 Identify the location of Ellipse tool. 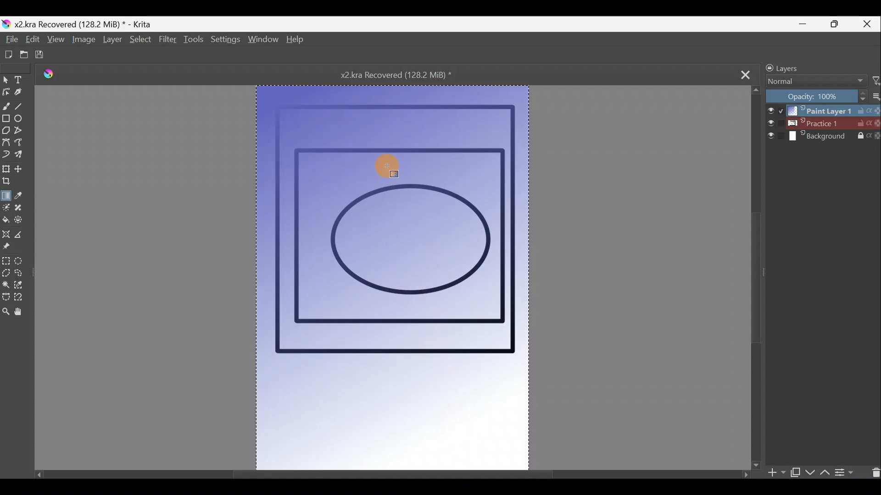
(21, 120).